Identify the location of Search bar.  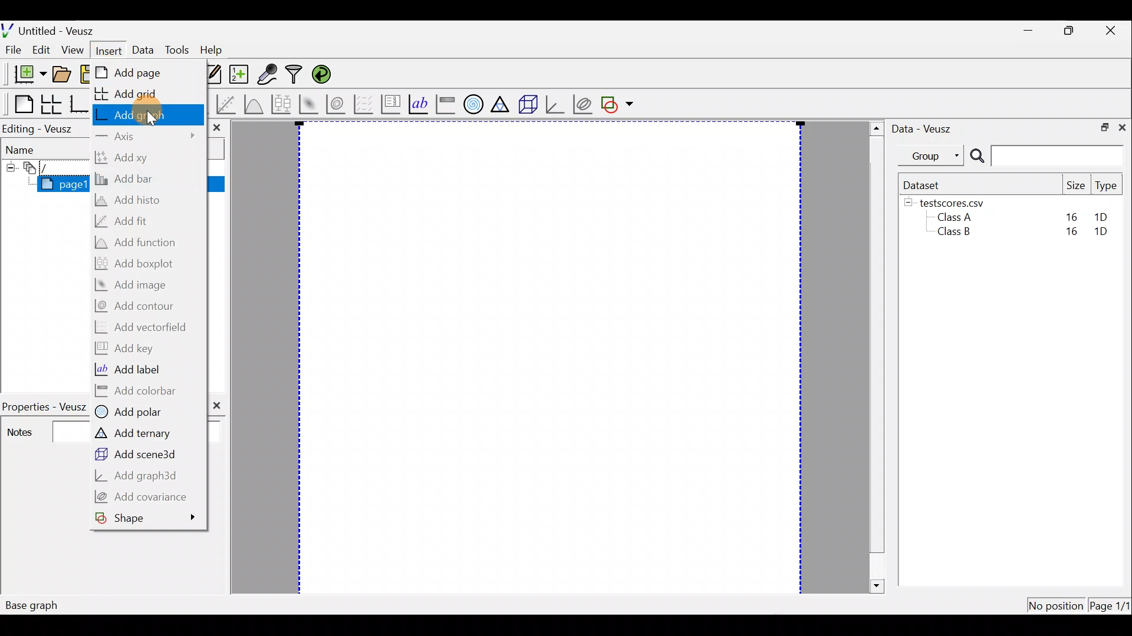
(1047, 157).